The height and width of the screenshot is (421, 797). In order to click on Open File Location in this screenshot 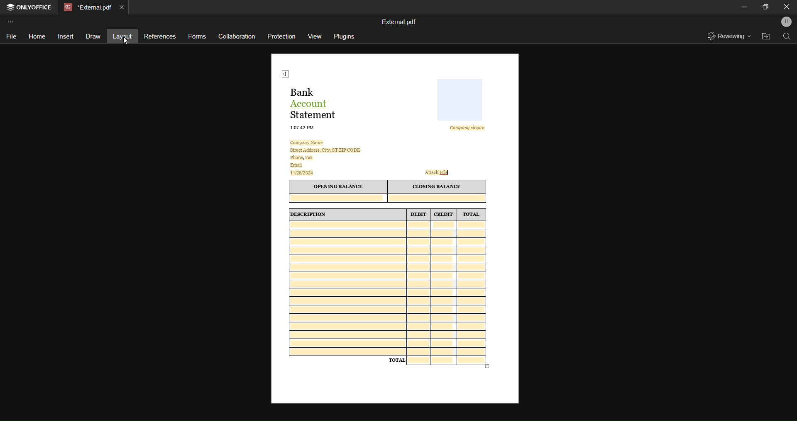, I will do `click(765, 36)`.